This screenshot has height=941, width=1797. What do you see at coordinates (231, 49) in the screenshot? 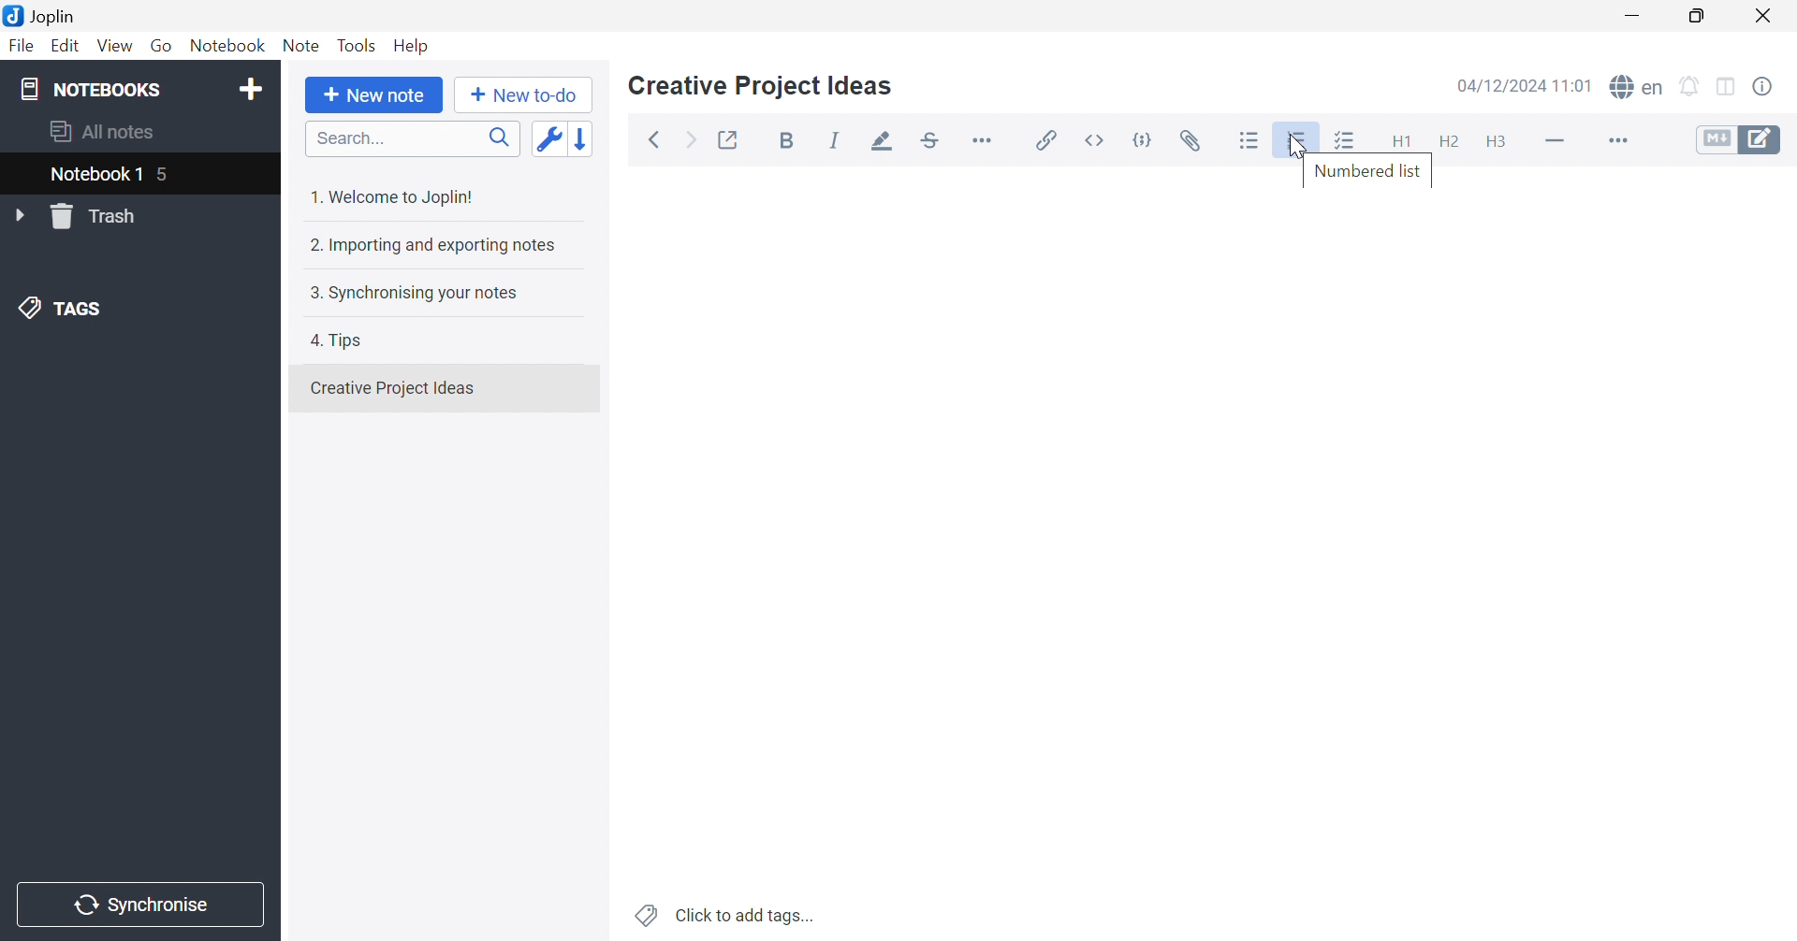
I see `Notebook` at bounding box center [231, 49].